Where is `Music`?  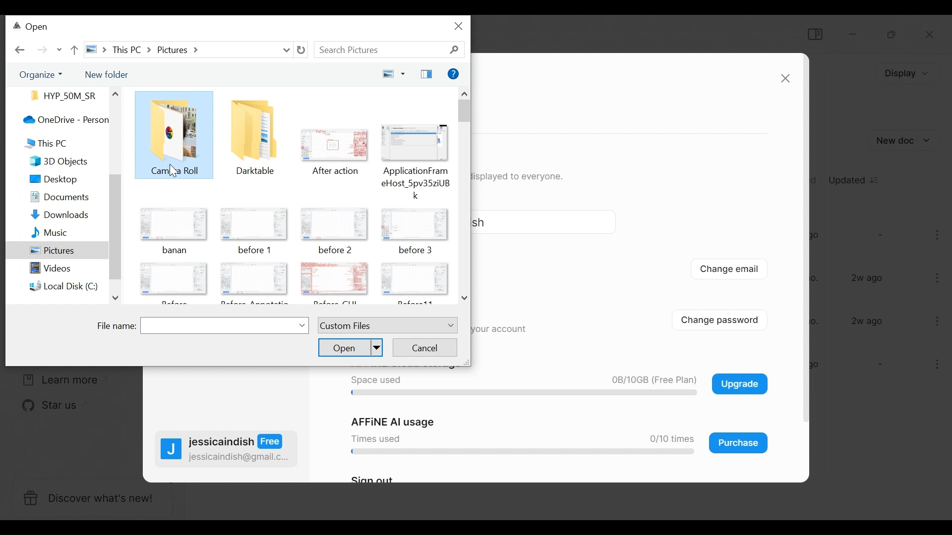 Music is located at coordinates (42, 234).